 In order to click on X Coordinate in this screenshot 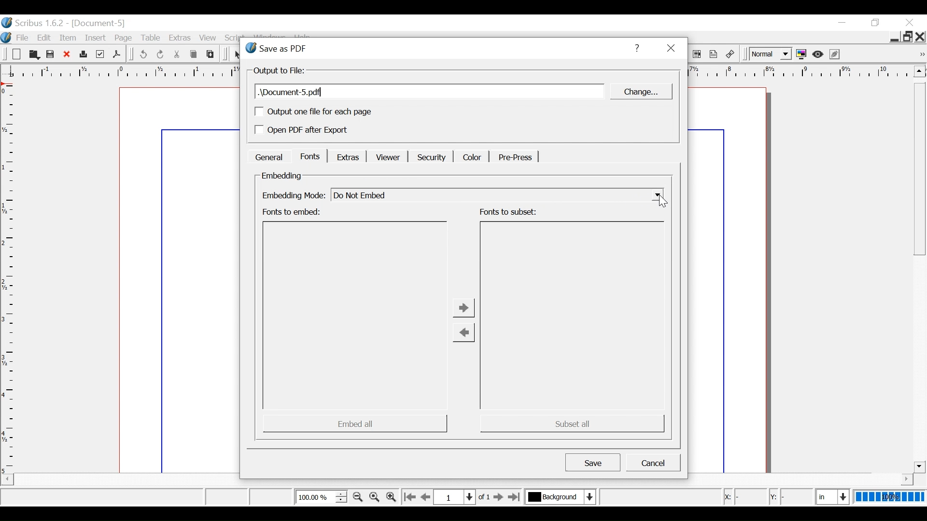, I will do `click(744, 497)`.